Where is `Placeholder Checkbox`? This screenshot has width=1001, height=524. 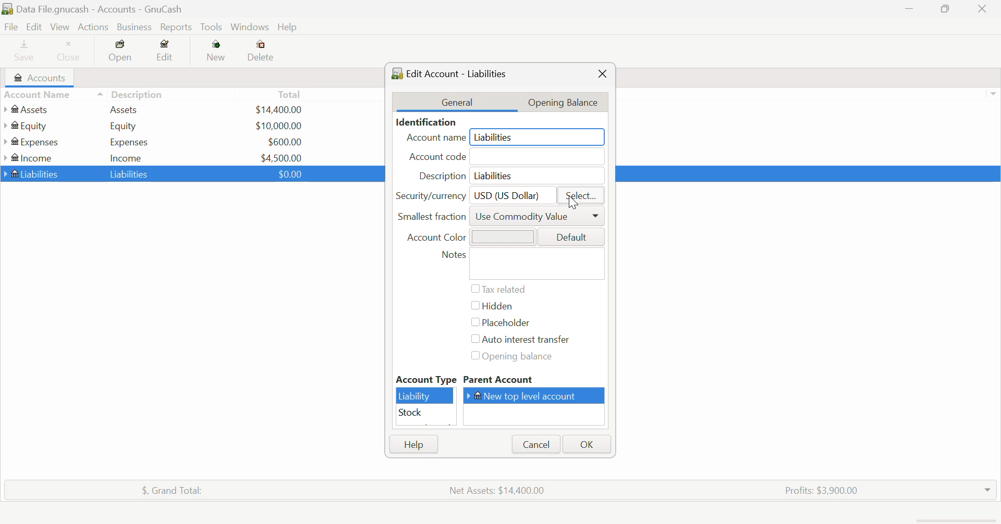 Placeholder Checkbox is located at coordinates (498, 323).